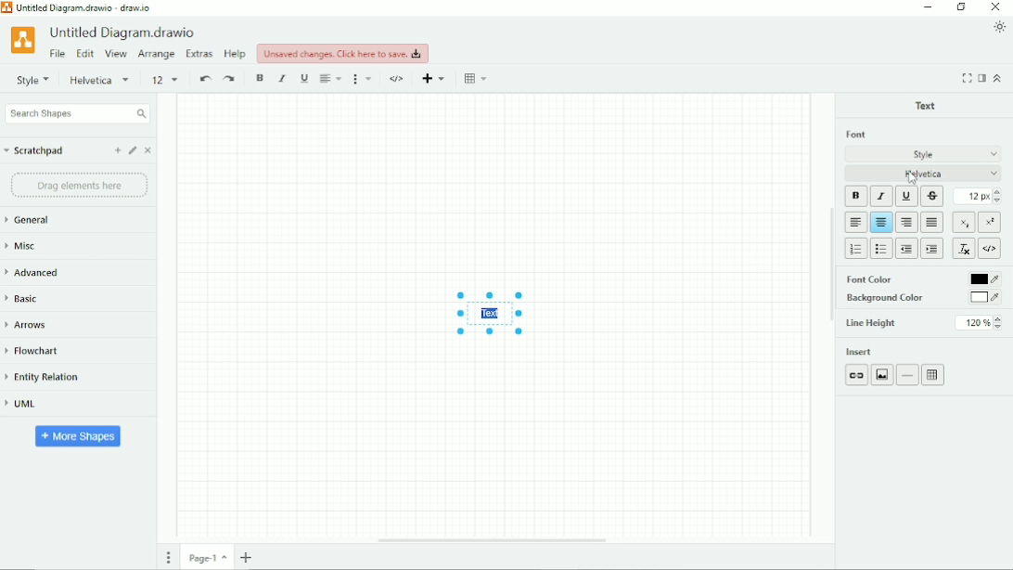  I want to click on UML, so click(23, 404).